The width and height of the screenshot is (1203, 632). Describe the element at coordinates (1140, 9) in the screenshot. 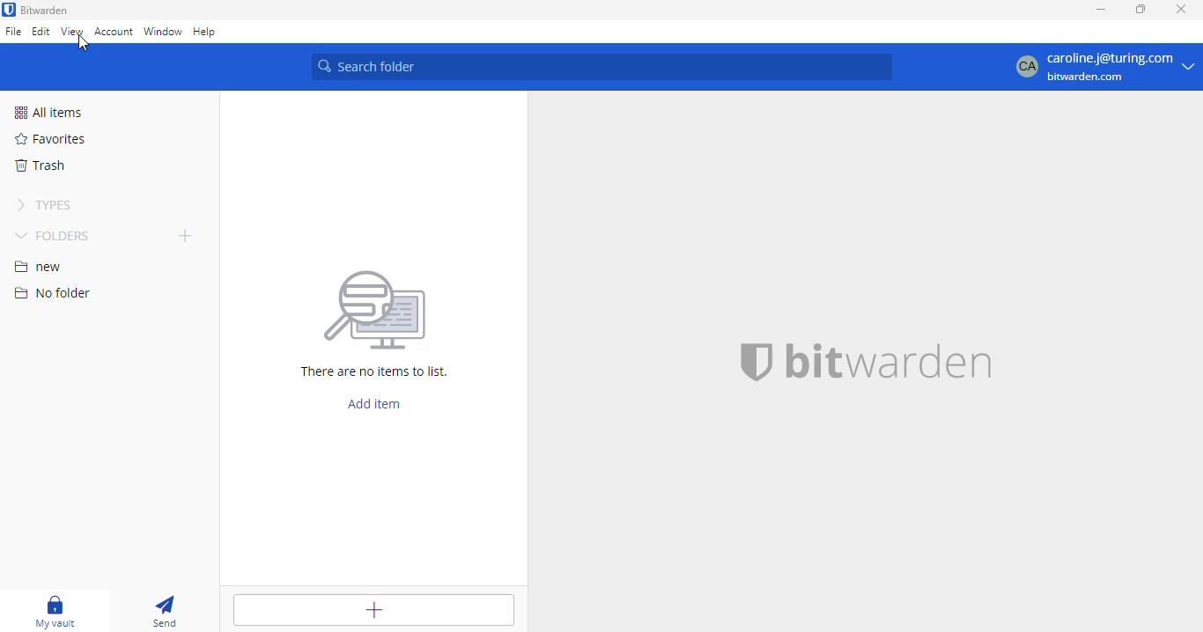

I see `maximize` at that location.